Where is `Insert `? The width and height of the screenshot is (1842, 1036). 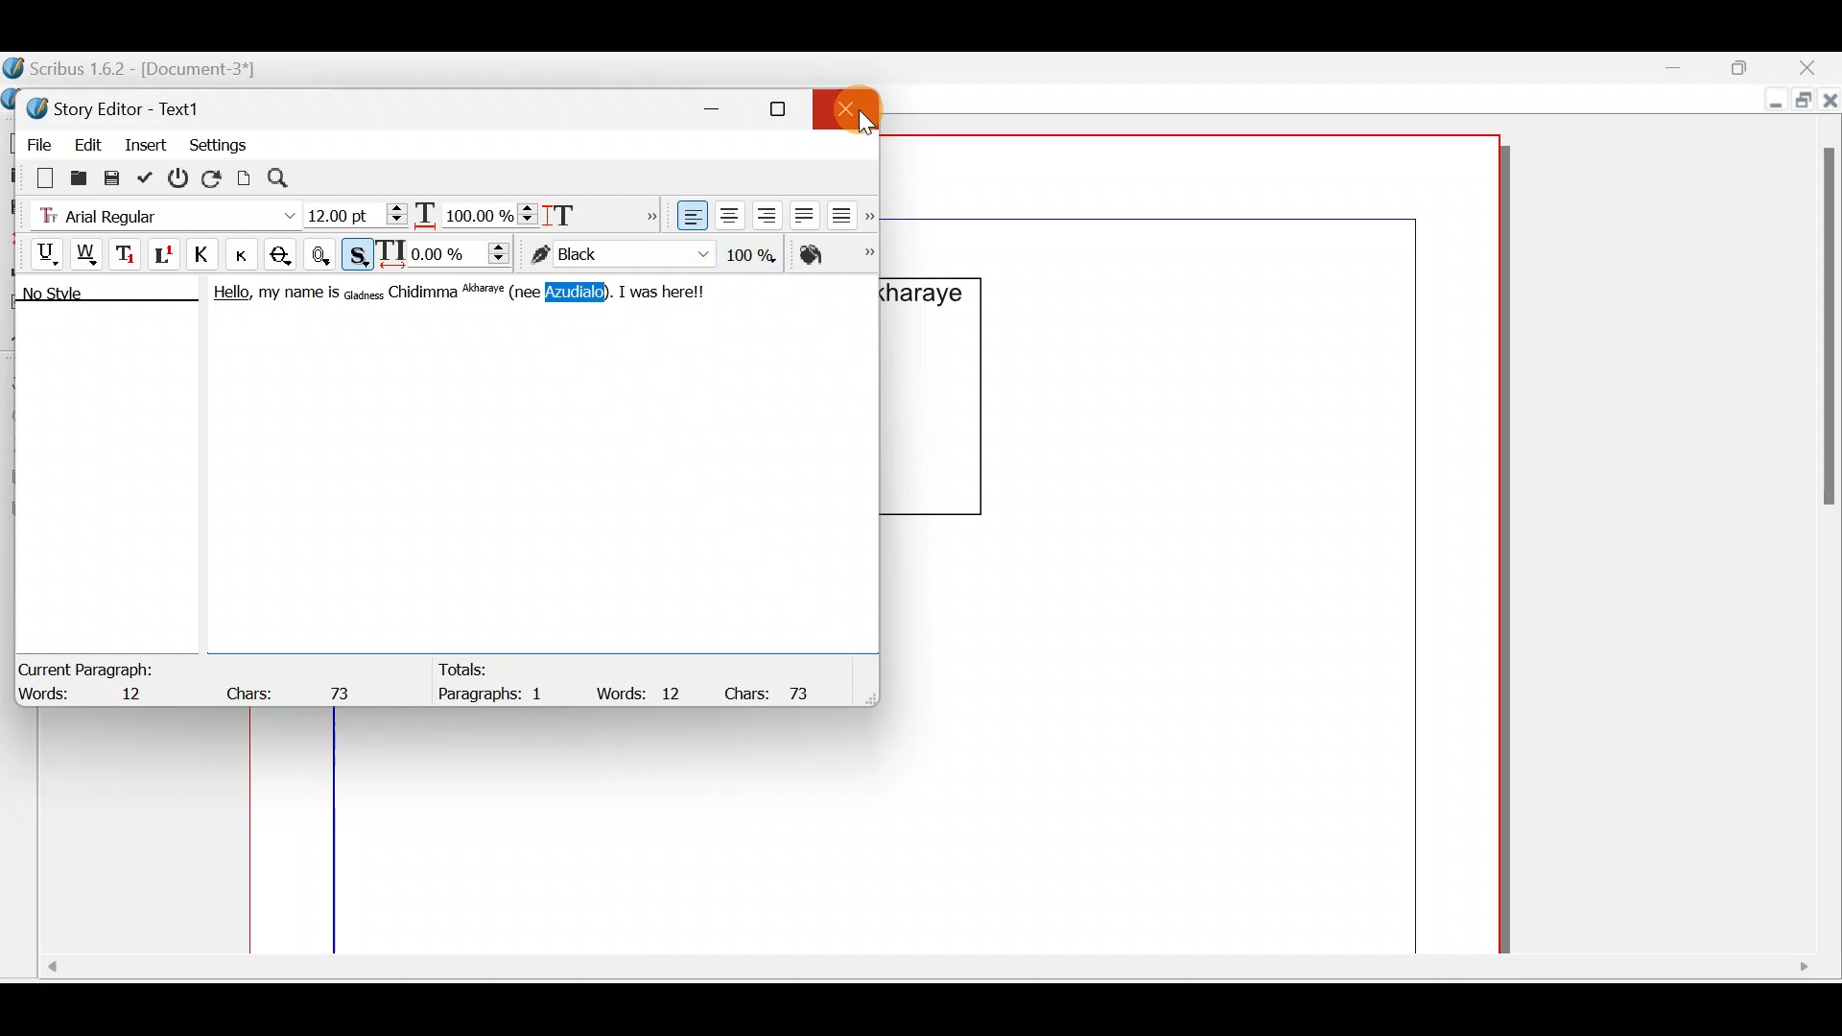
Insert  is located at coordinates (147, 143).